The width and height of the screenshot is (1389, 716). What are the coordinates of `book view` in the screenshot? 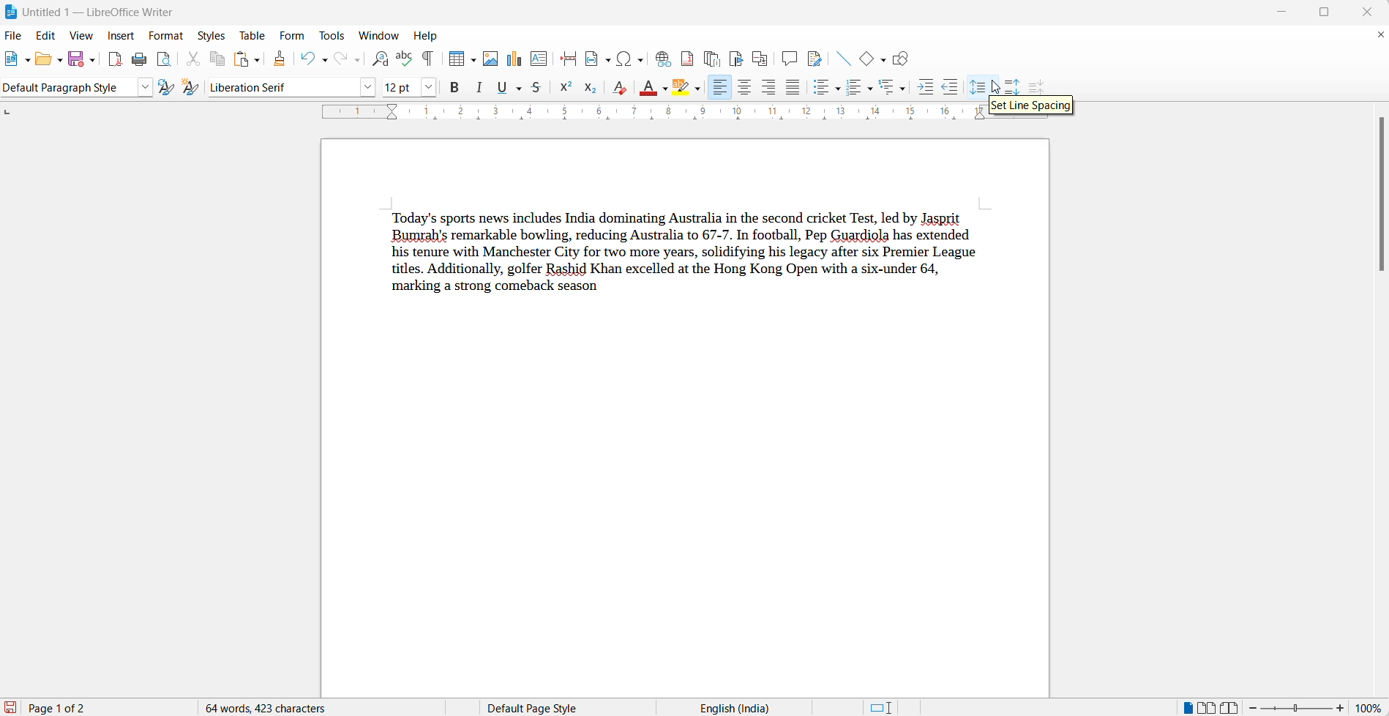 It's located at (1232, 706).